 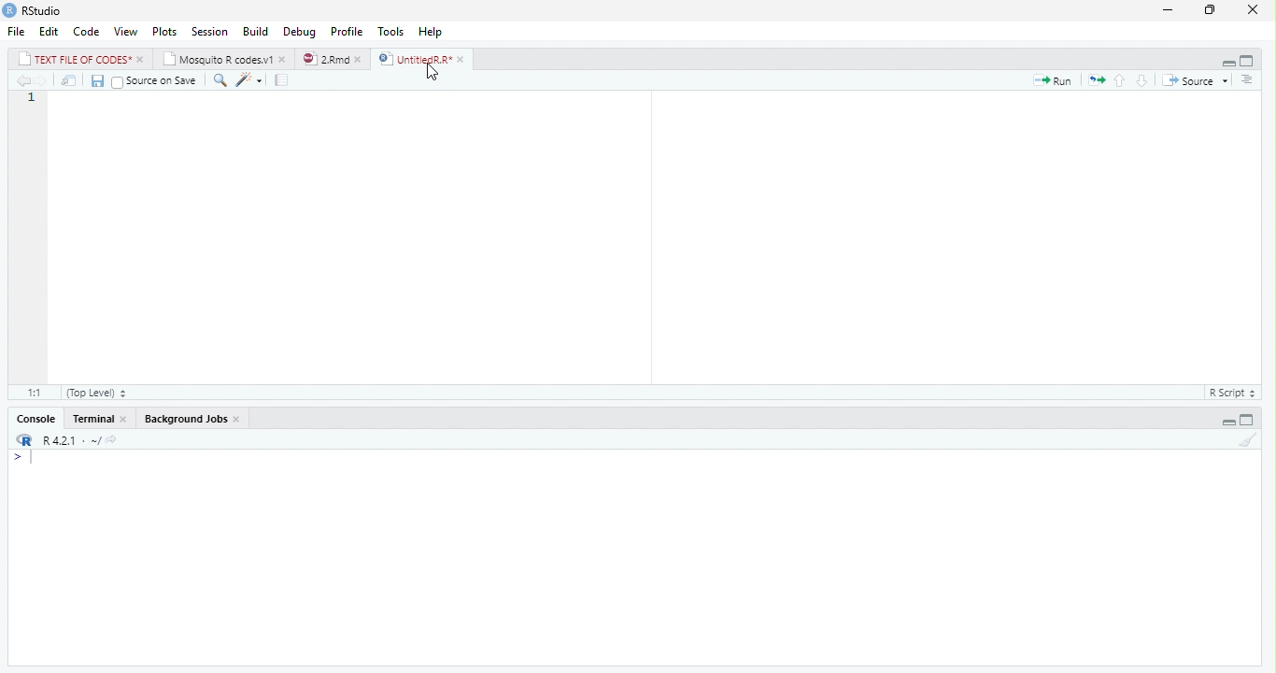 I want to click on Minimize, so click(x=1170, y=9).